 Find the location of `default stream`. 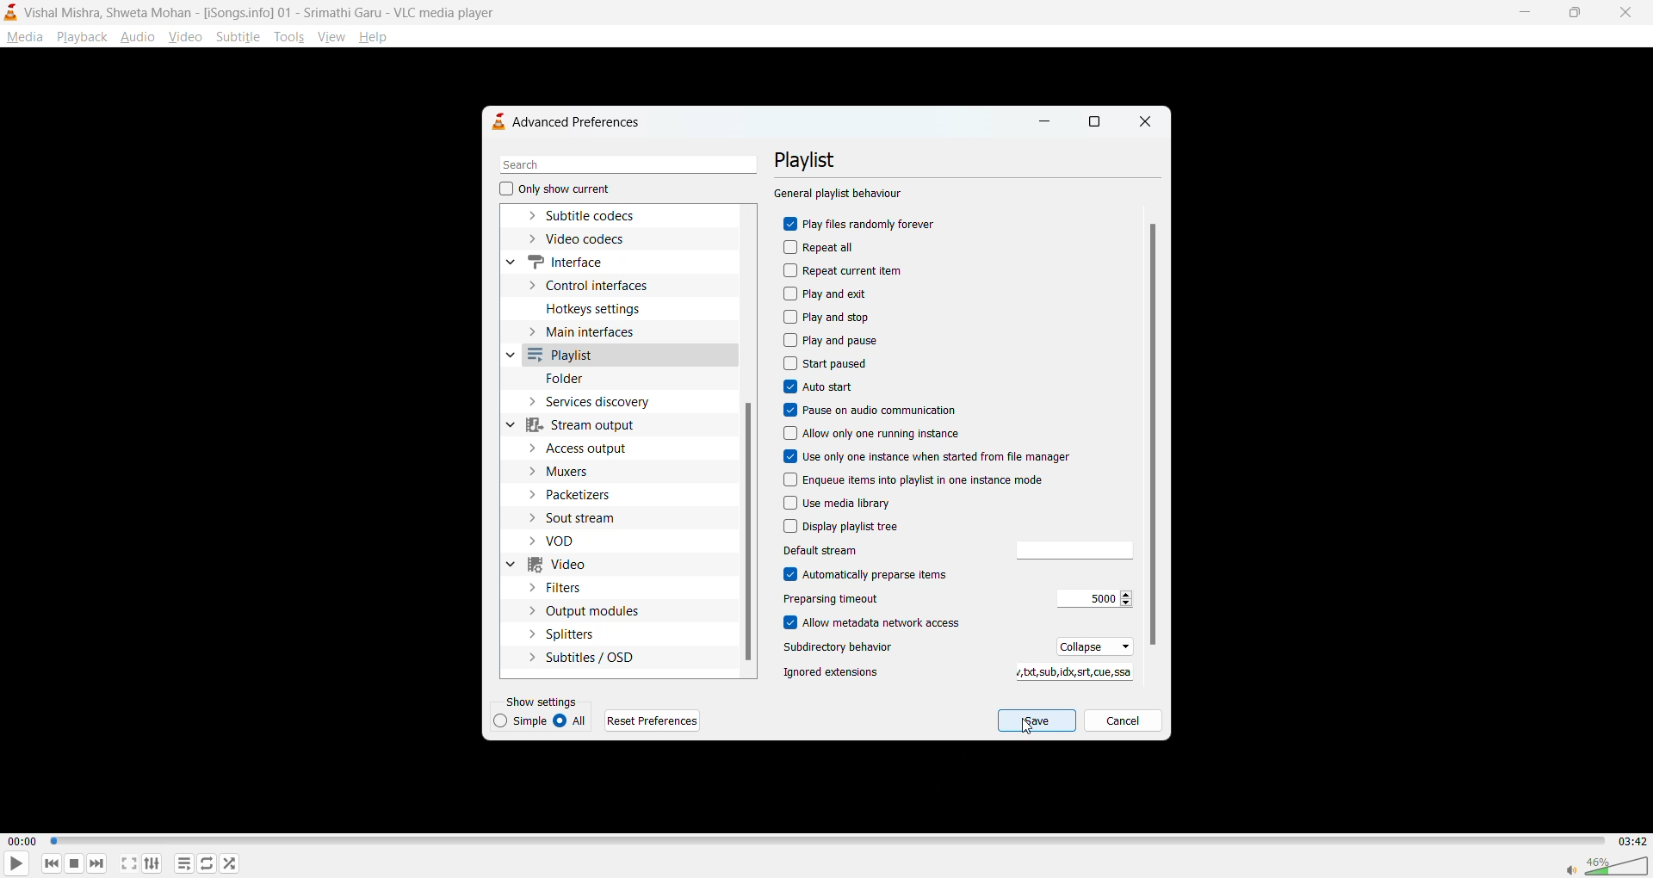

default stream is located at coordinates (1068, 551).